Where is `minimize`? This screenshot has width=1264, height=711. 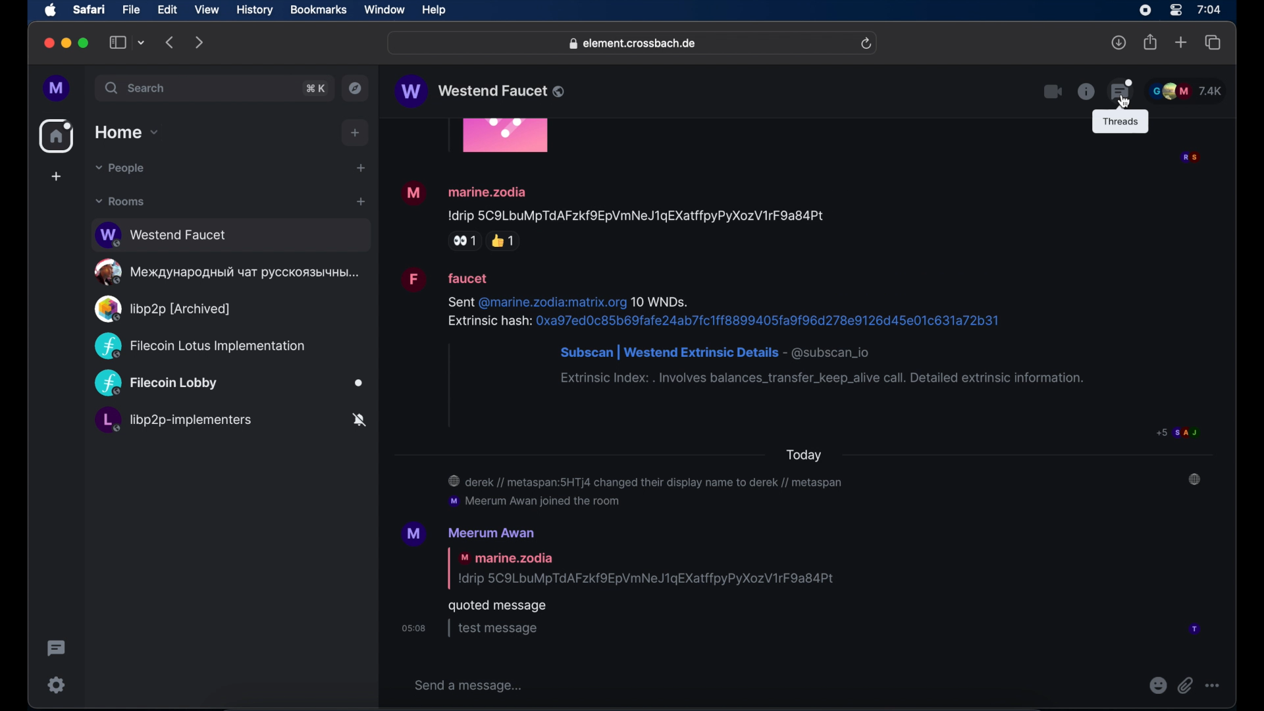 minimize is located at coordinates (65, 43).